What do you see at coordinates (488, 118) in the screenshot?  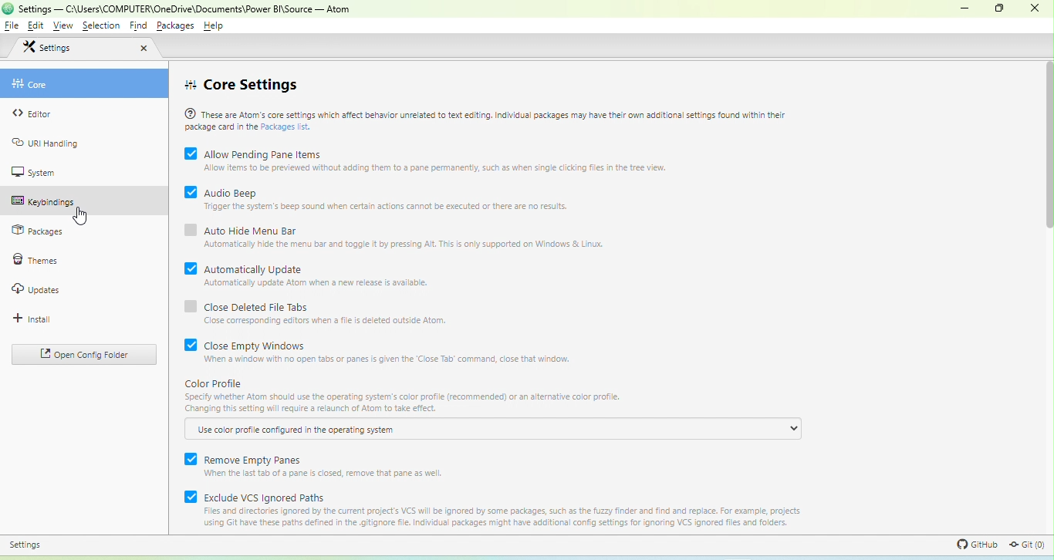 I see `® These are Atoms core settings which affect behavior unrelated to text eqting. Individual packages may have ther own additional settings found within their
‘package card in the Packages list.` at bounding box center [488, 118].